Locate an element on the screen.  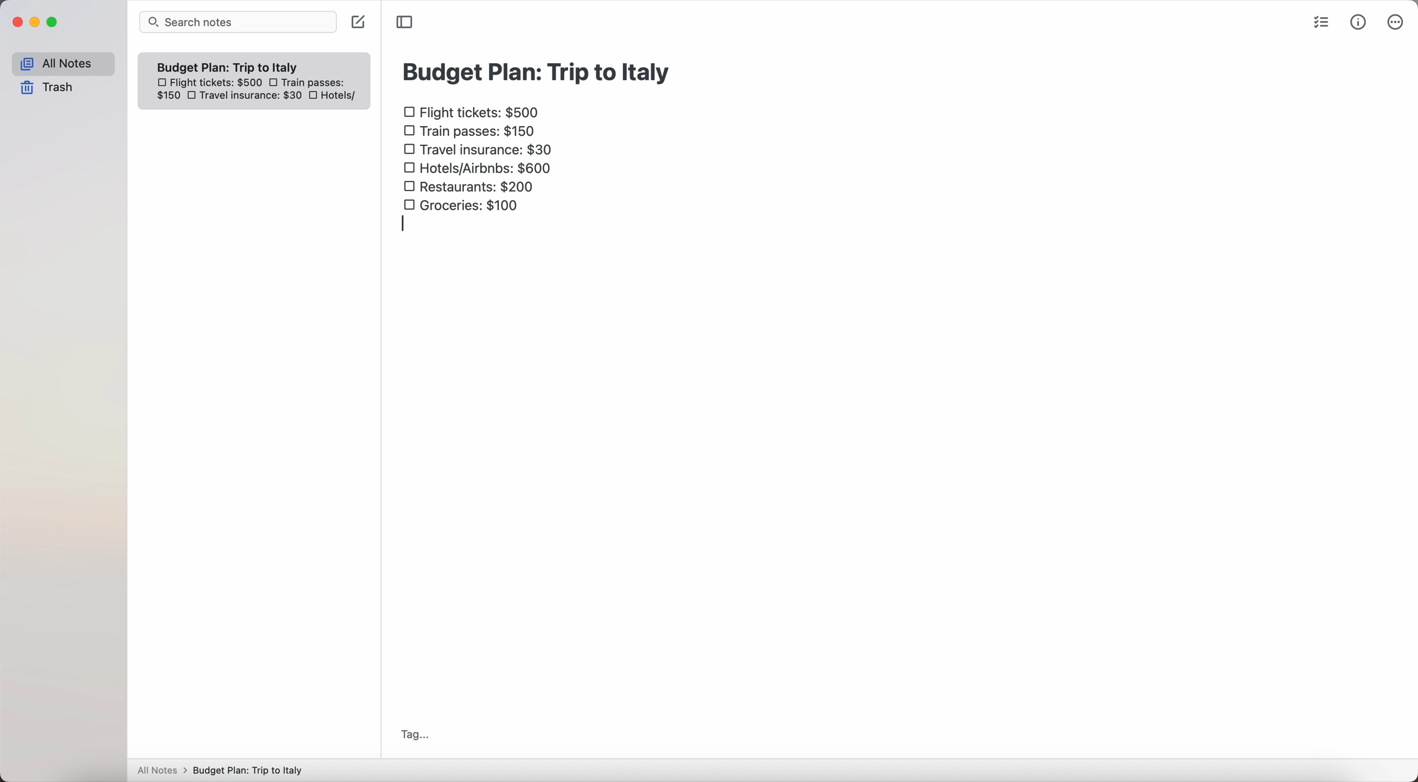
hotels is located at coordinates (344, 96).